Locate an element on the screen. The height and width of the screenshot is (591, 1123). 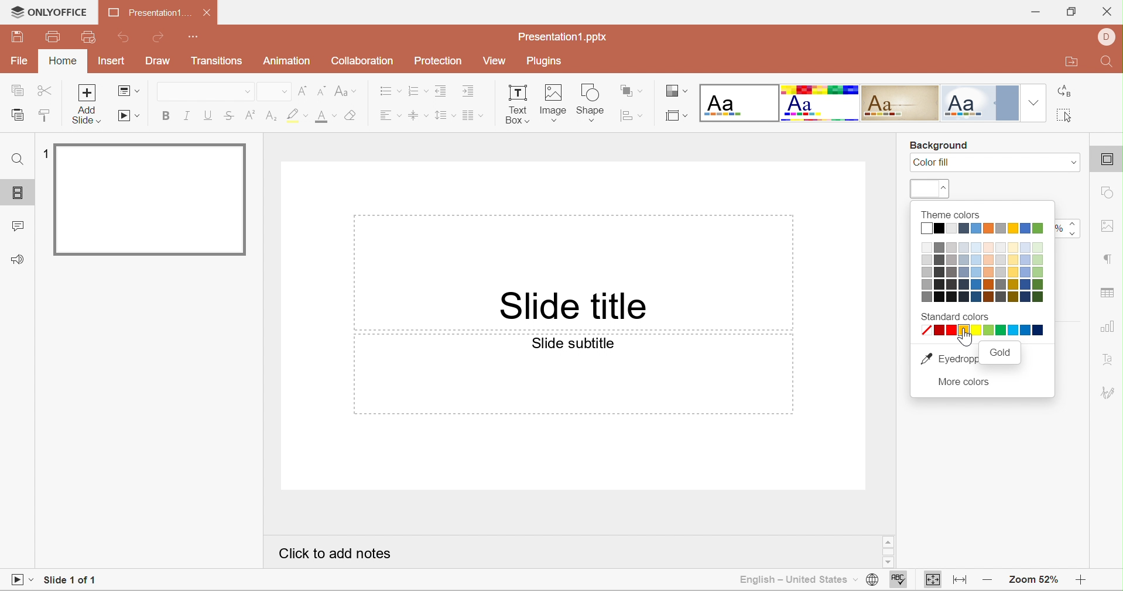
Minimize is located at coordinates (1035, 12).